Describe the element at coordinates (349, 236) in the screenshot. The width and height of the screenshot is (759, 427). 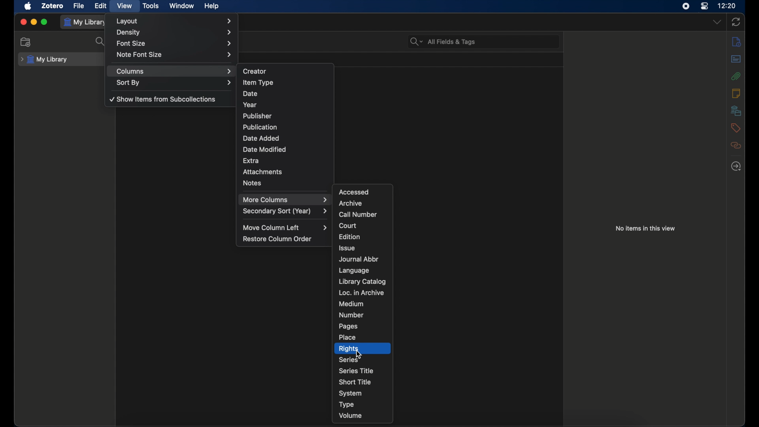
I see `edition` at that location.